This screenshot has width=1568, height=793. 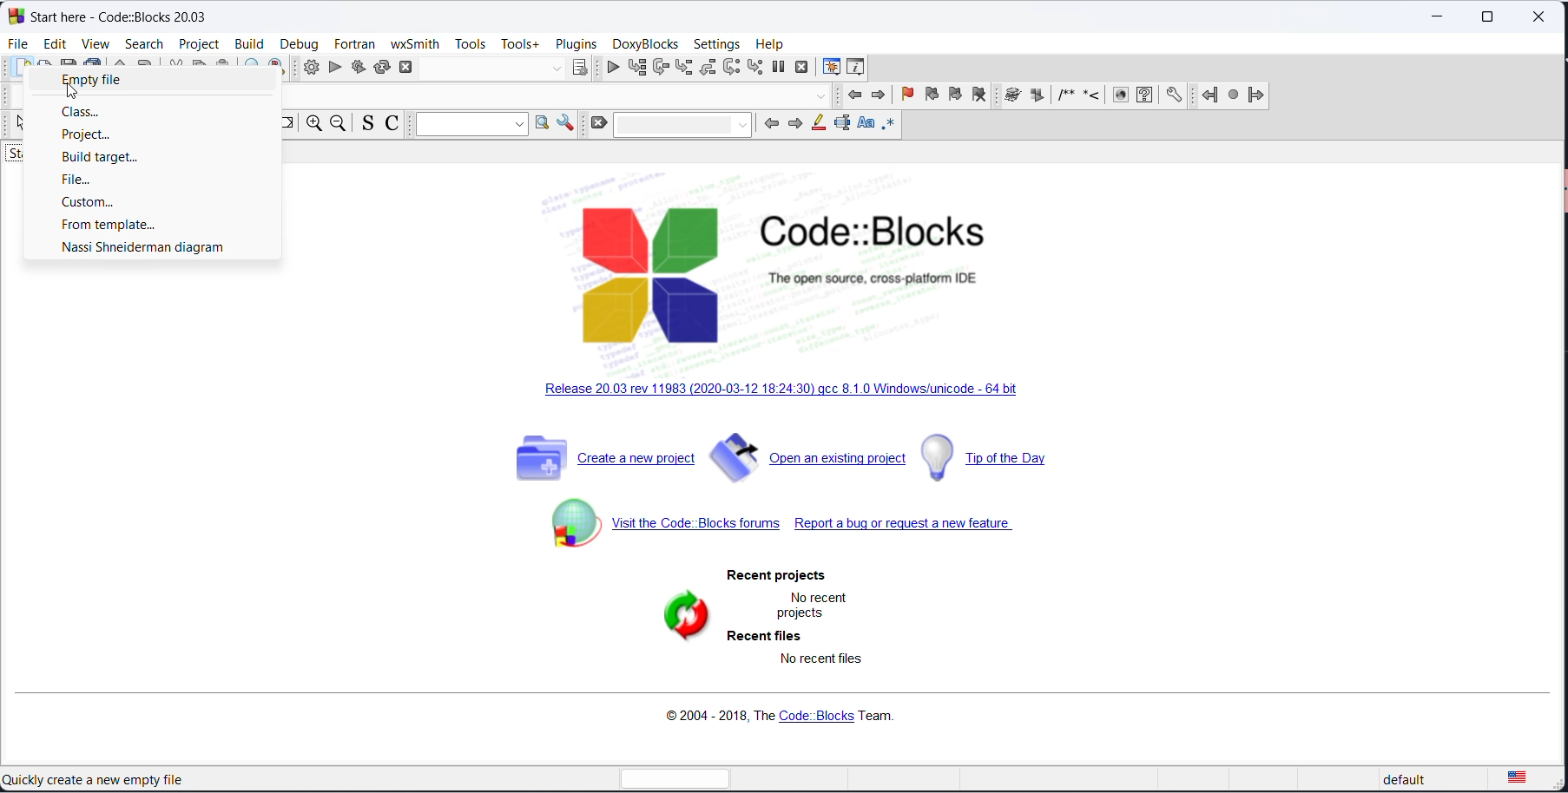 What do you see at coordinates (772, 43) in the screenshot?
I see `help` at bounding box center [772, 43].